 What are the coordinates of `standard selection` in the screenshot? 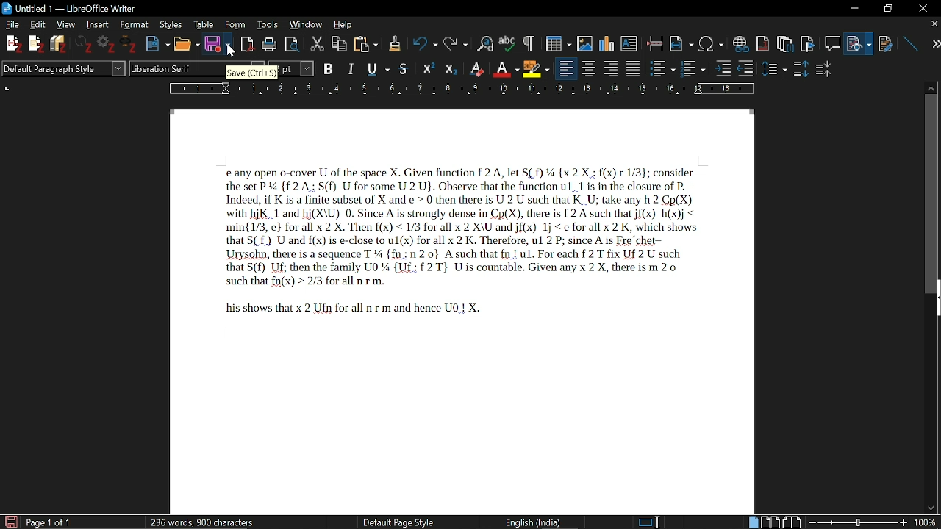 It's located at (650, 522).